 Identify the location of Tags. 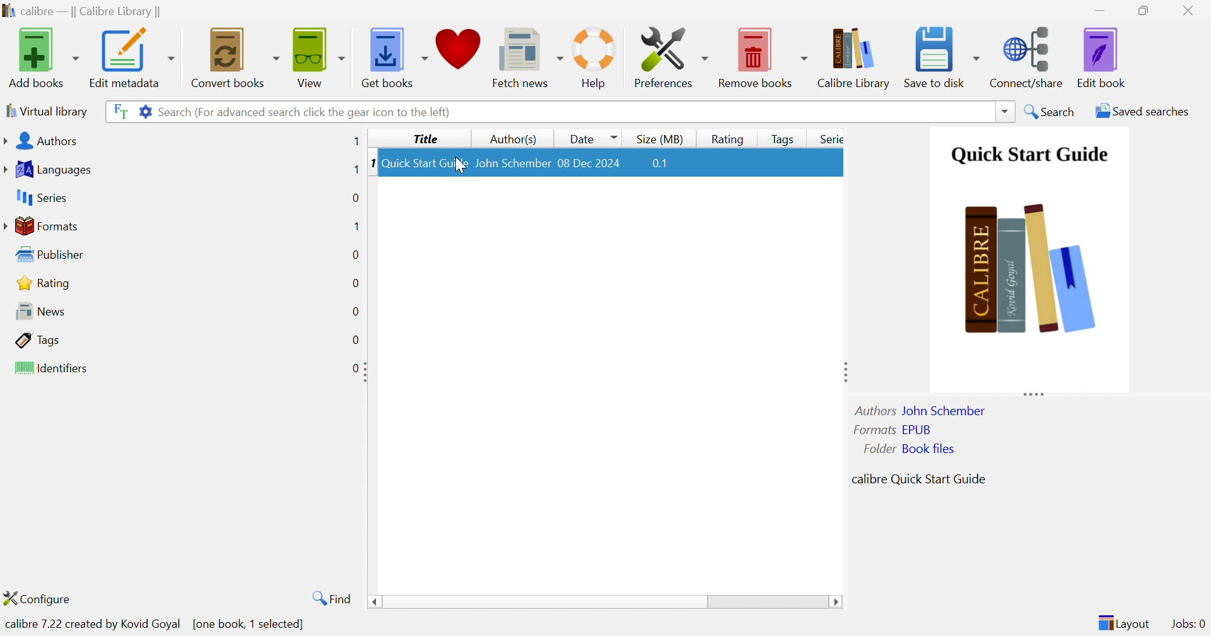
(780, 137).